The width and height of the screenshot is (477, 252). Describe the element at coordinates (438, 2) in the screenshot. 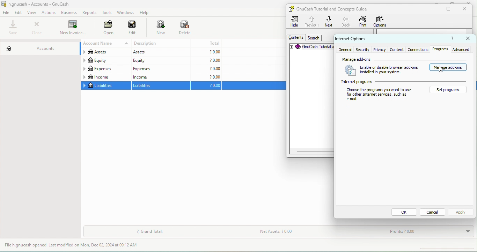

I see `minimize` at that location.